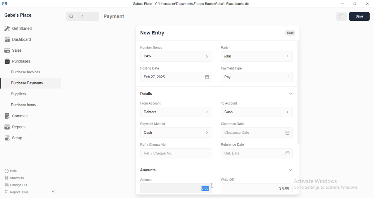 The height and width of the screenshot is (198, 374). What do you see at coordinates (146, 94) in the screenshot?
I see `Details` at bounding box center [146, 94].